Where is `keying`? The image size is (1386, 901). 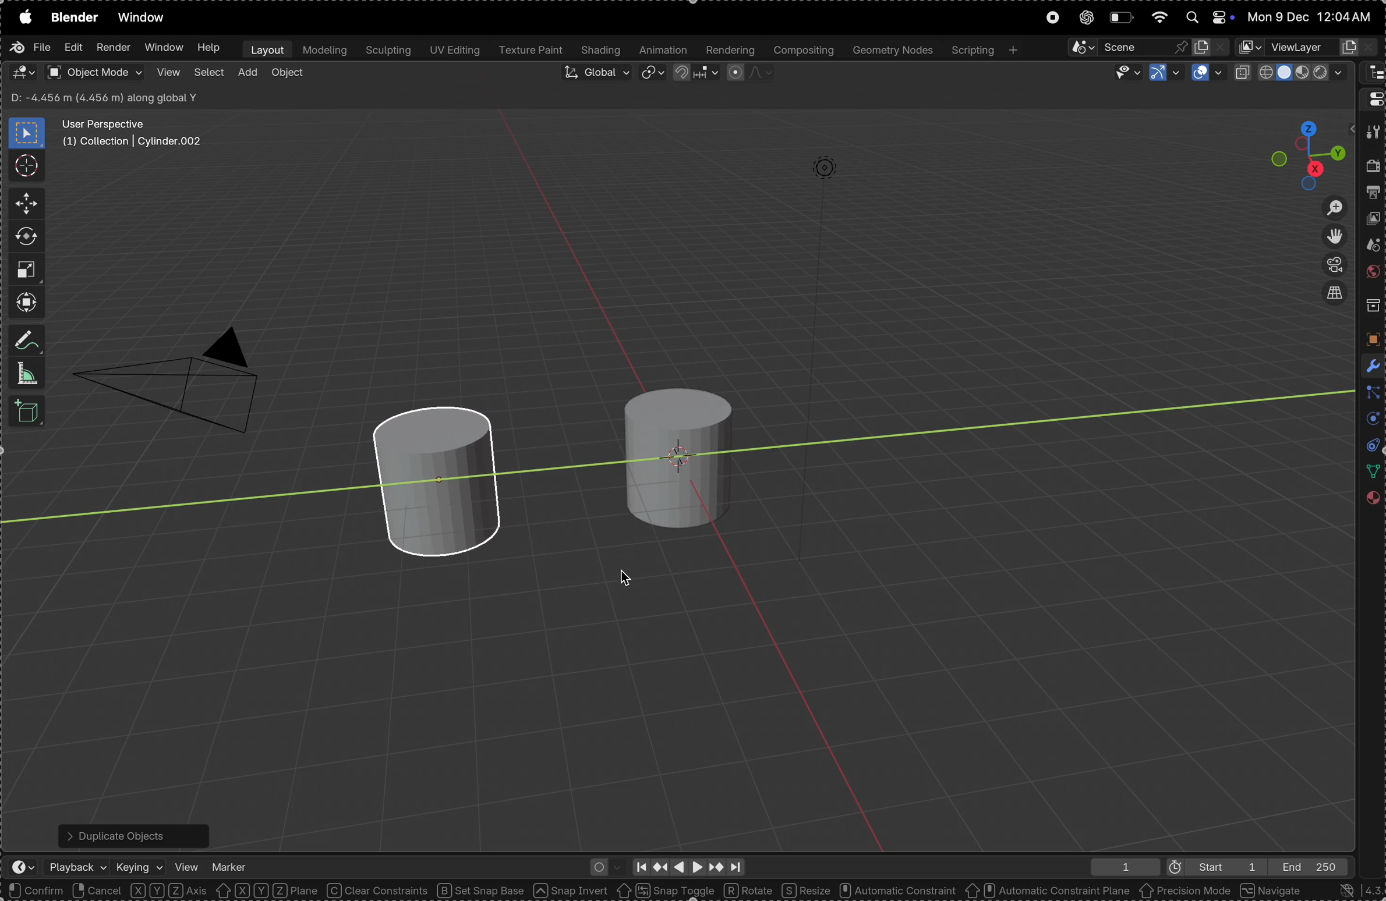
keying is located at coordinates (140, 864).